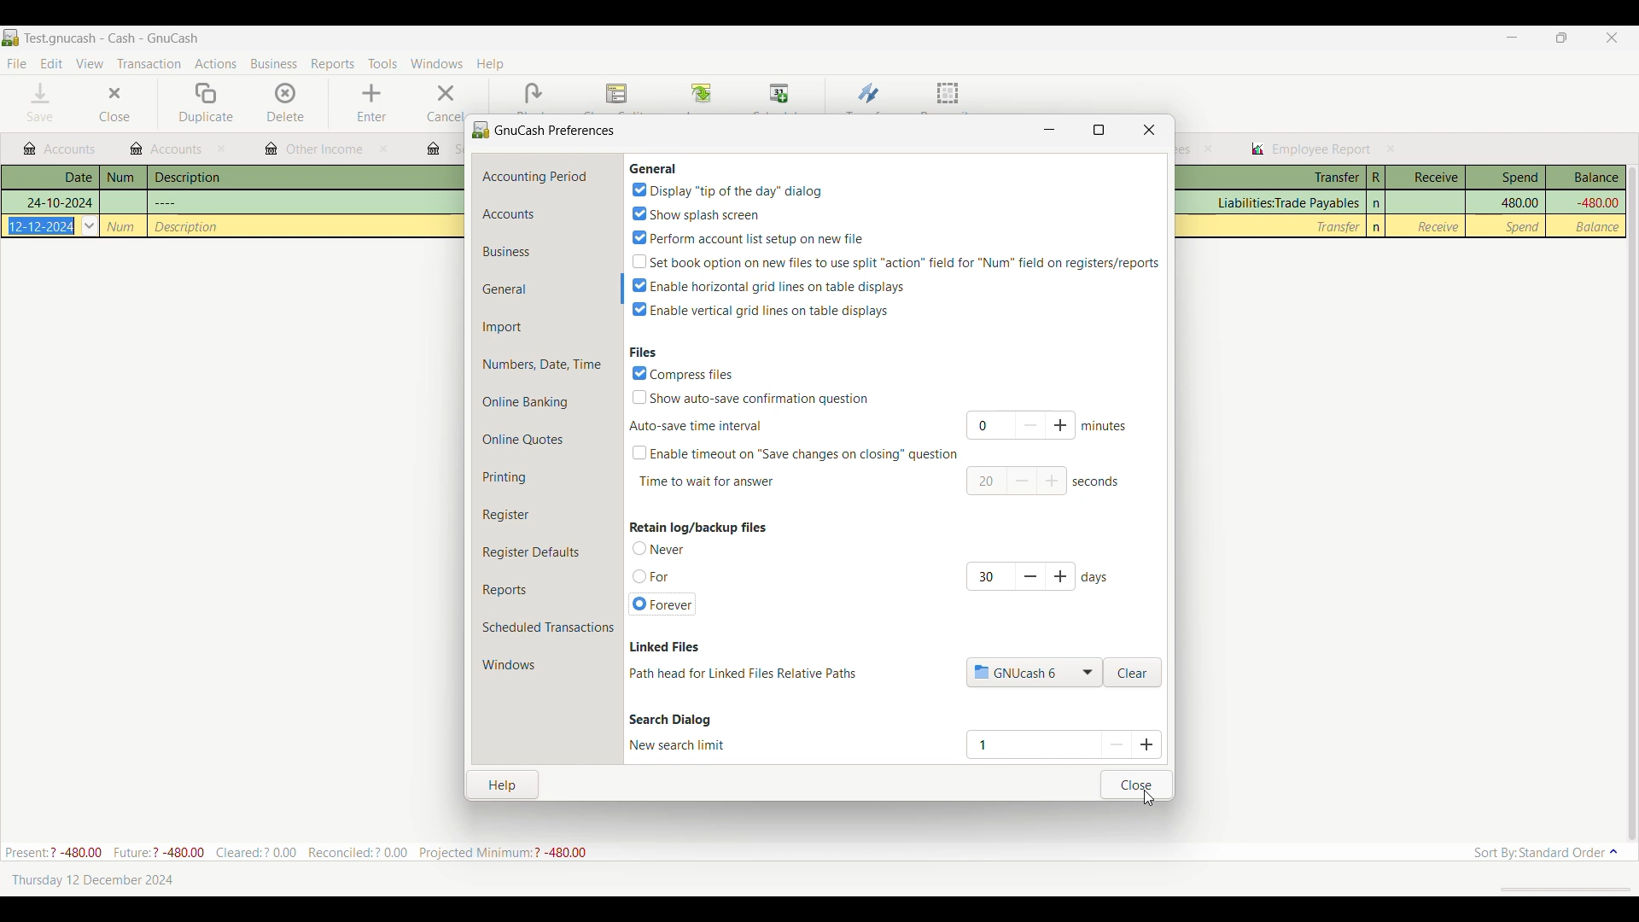 This screenshot has width=1639, height=922. What do you see at coordinates (1426, 178) in the screenshot?
I see `Receive column` at bounding box center [1426, 178].